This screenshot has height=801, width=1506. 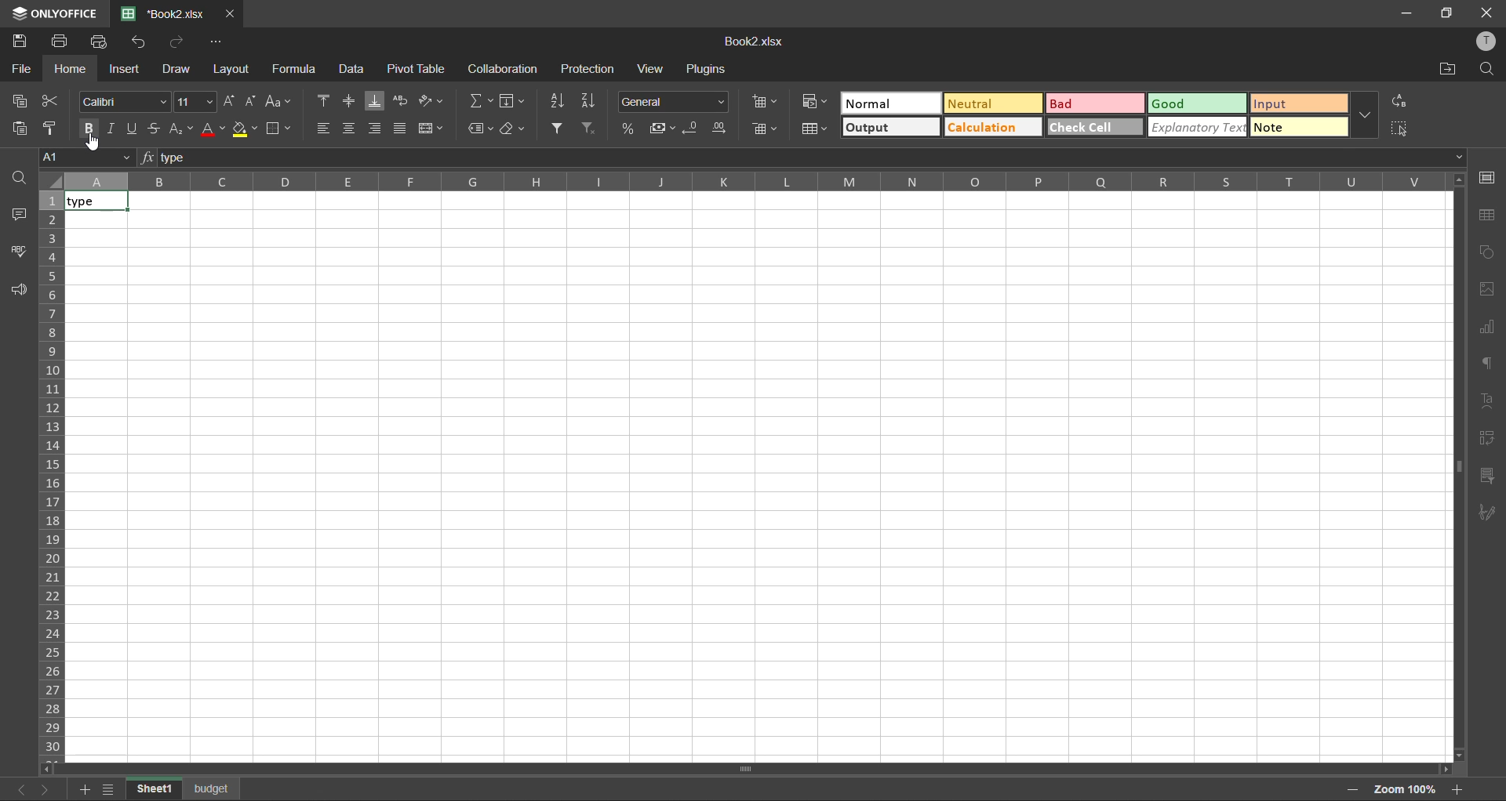 What do you see at coordinates (296, 68) in the screenshot?
I see `formula` at bounding box center [296, 68].